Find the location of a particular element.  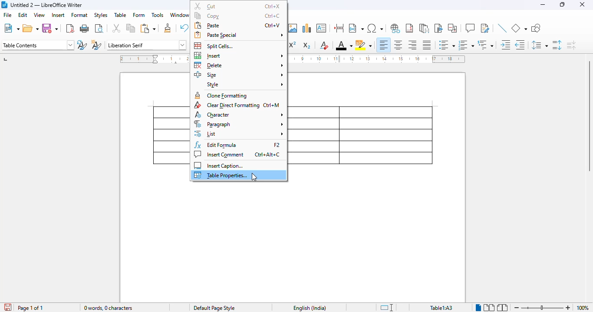

copy is located at coordinates (207, 16).